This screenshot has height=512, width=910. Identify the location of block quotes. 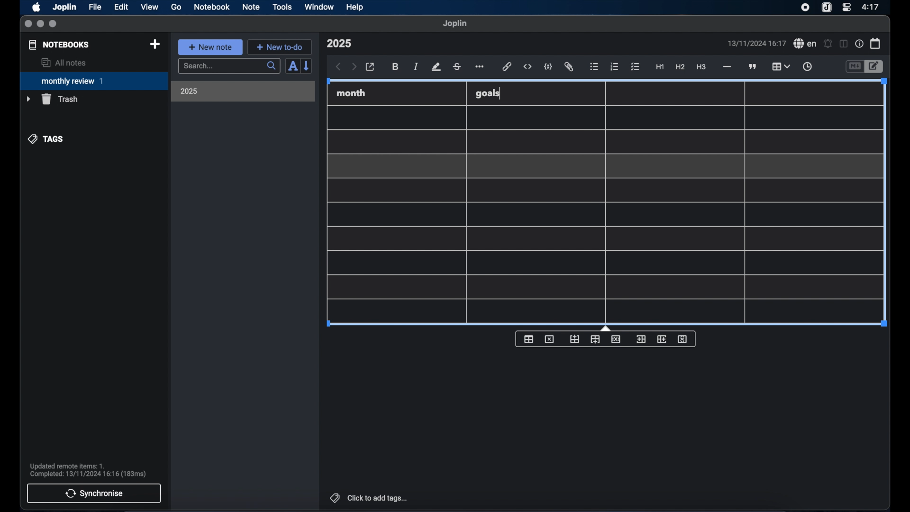
(753, 67).